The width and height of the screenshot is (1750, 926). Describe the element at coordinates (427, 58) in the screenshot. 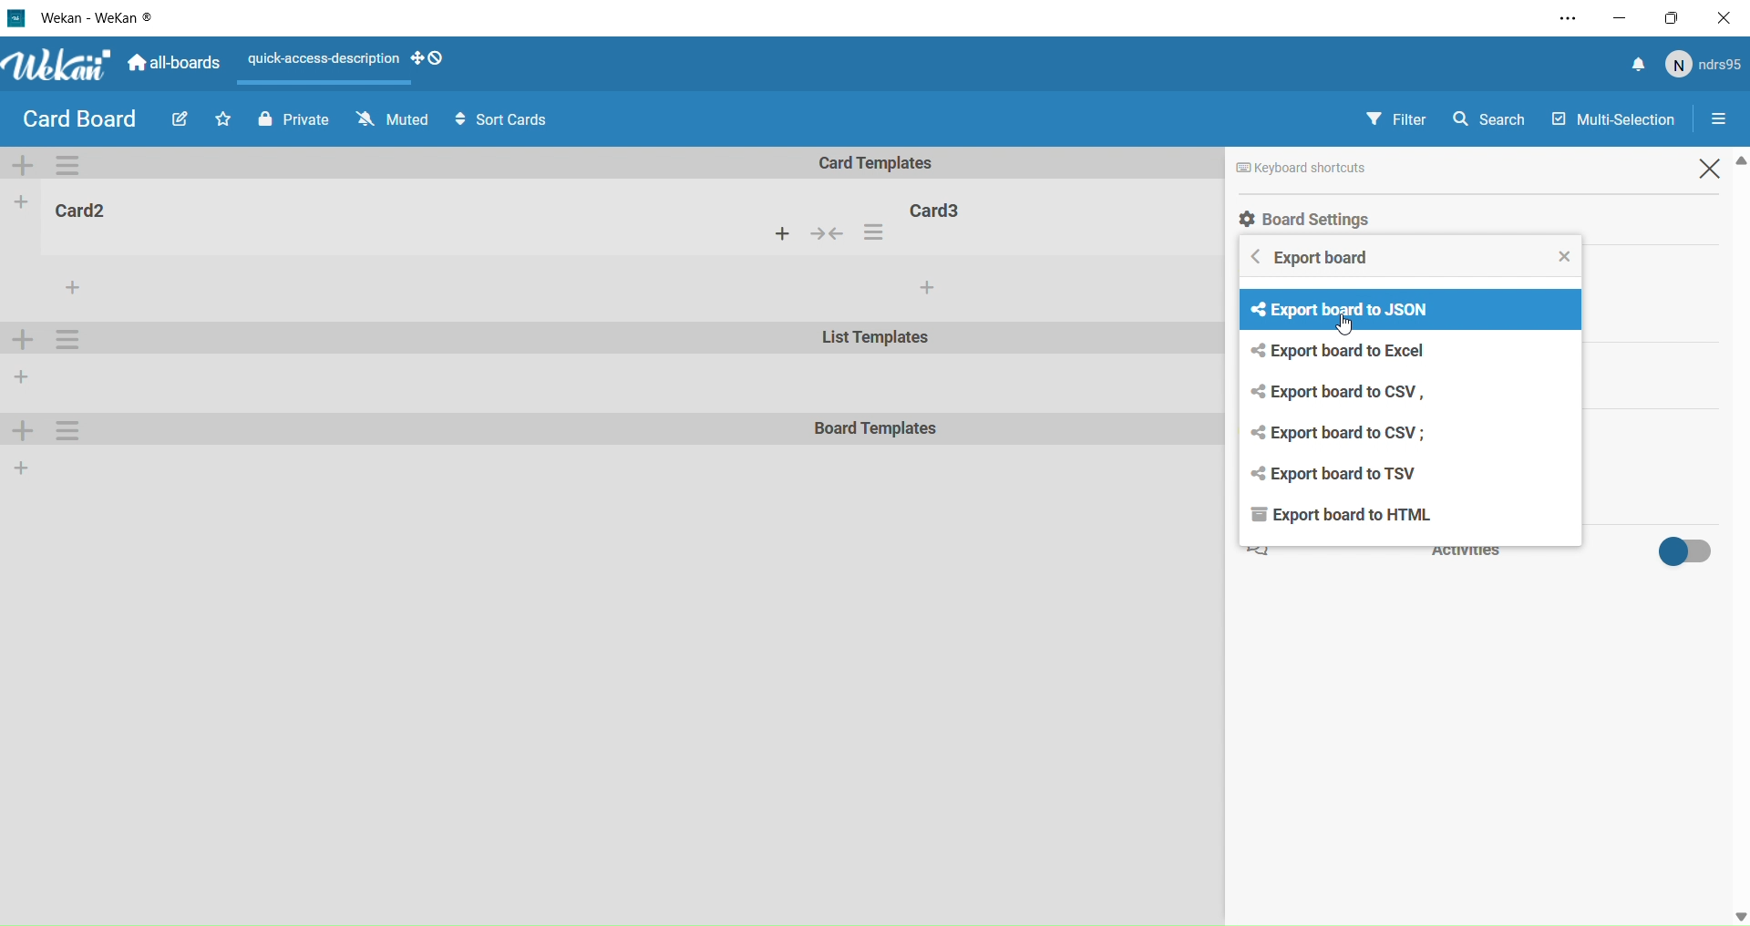

I see `desktop drag handles` at that location.